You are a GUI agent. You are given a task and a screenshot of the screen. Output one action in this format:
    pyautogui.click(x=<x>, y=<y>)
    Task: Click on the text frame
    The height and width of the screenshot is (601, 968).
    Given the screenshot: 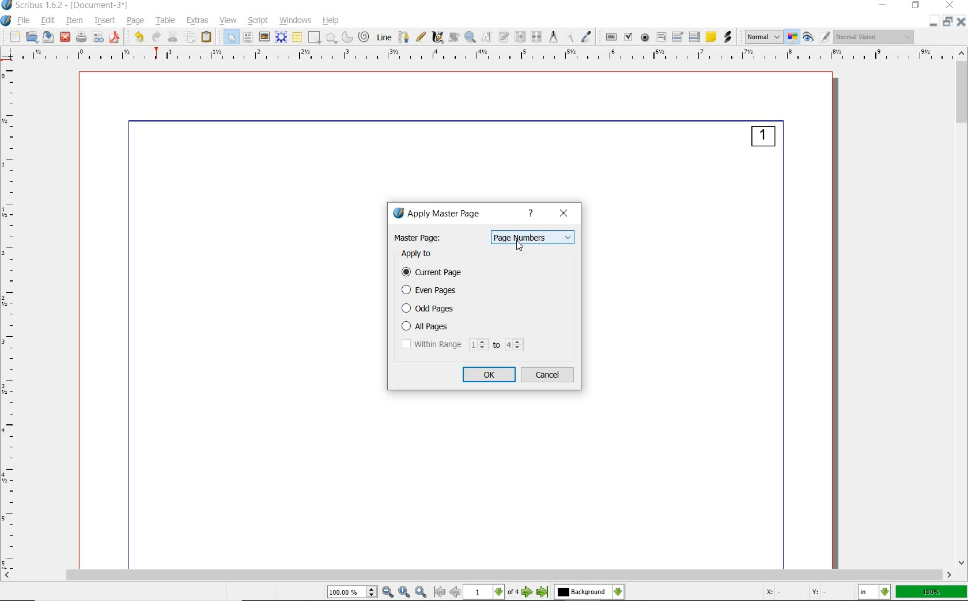 What is the action you would take?
    pyautogui.click(x=247, y=37)
    